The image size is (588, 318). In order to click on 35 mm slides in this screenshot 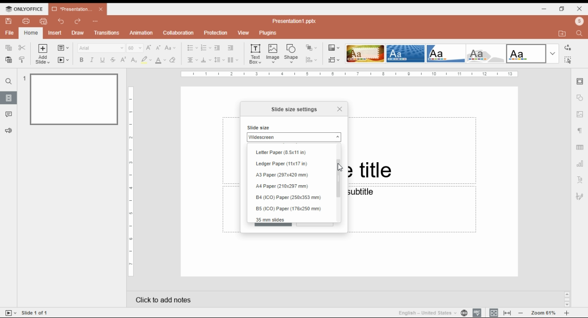, I will do `click(272, 219)`.